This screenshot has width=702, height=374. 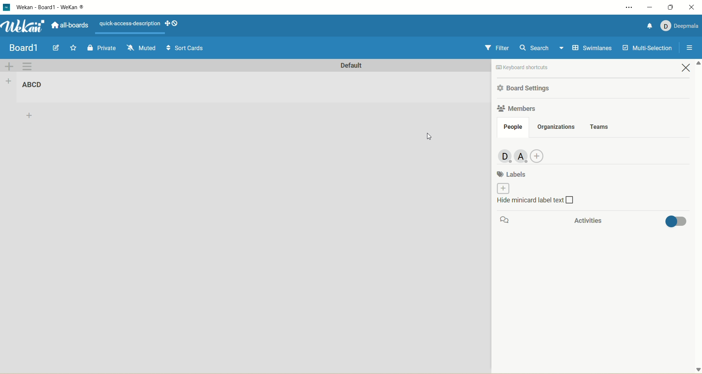 I want to click on close/open sidebar, so click(x=688, y=49).